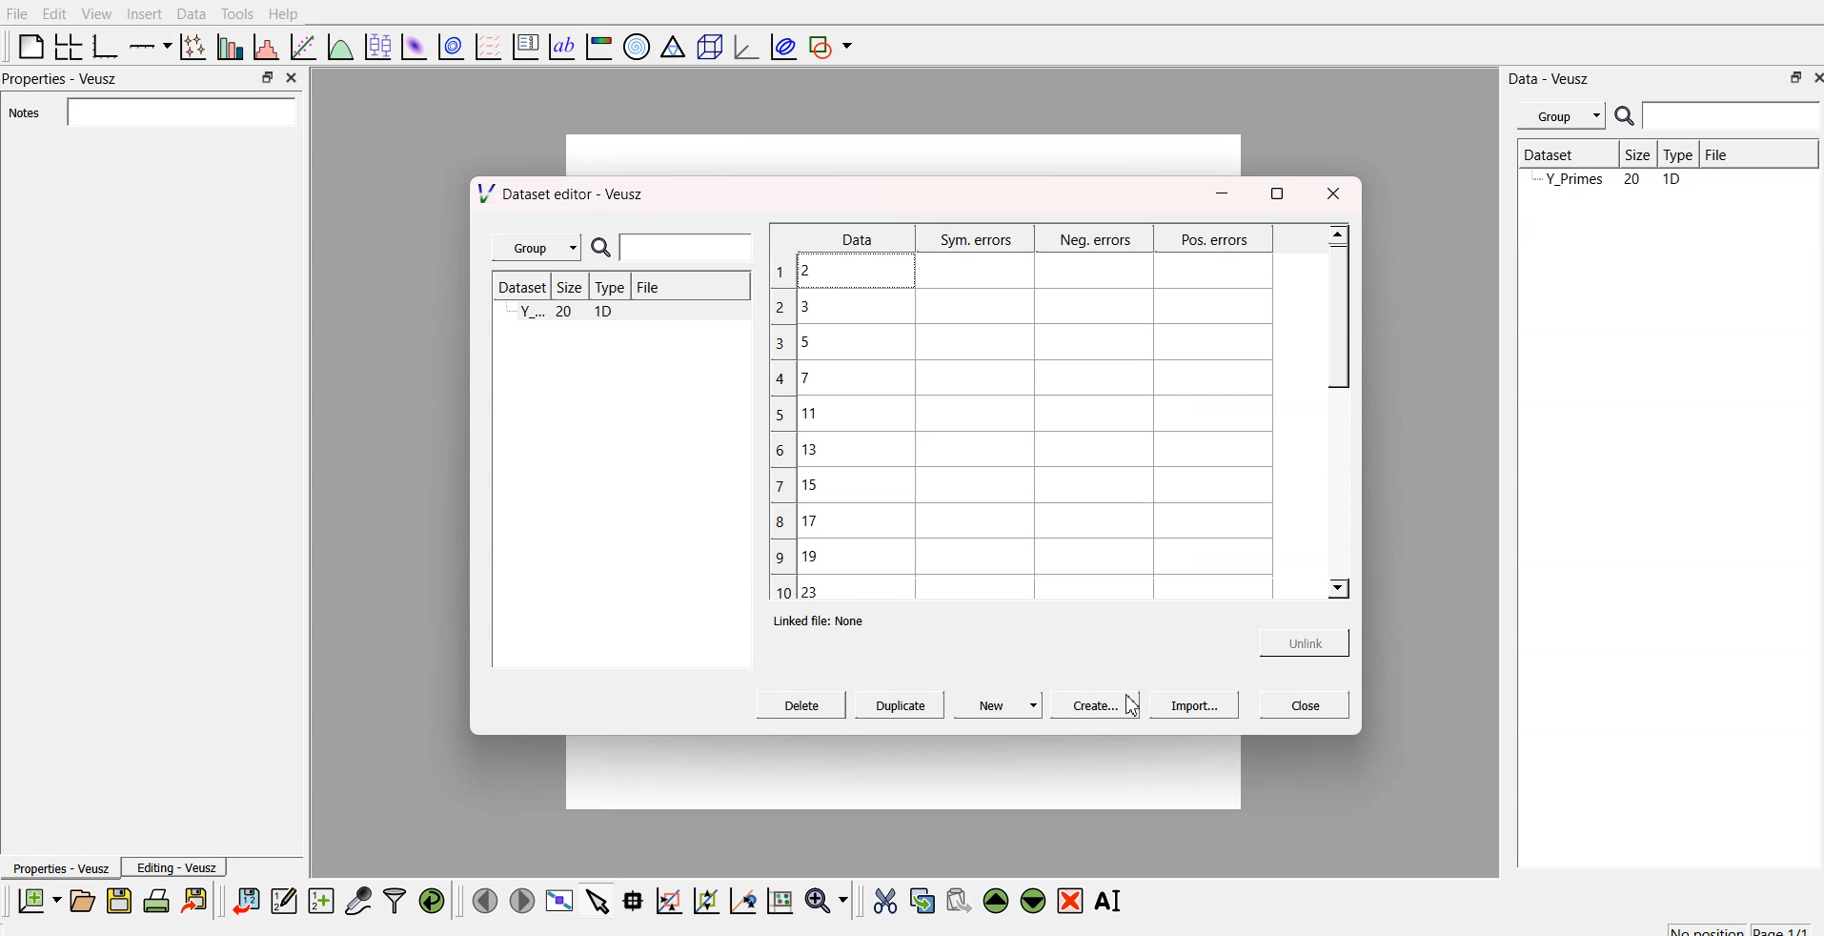 Image resolution: width=1824 pixels, height=936 pixels. Describe the element at coordinates (599, 49) in the screenshot. I see `image color bar ` at that location.